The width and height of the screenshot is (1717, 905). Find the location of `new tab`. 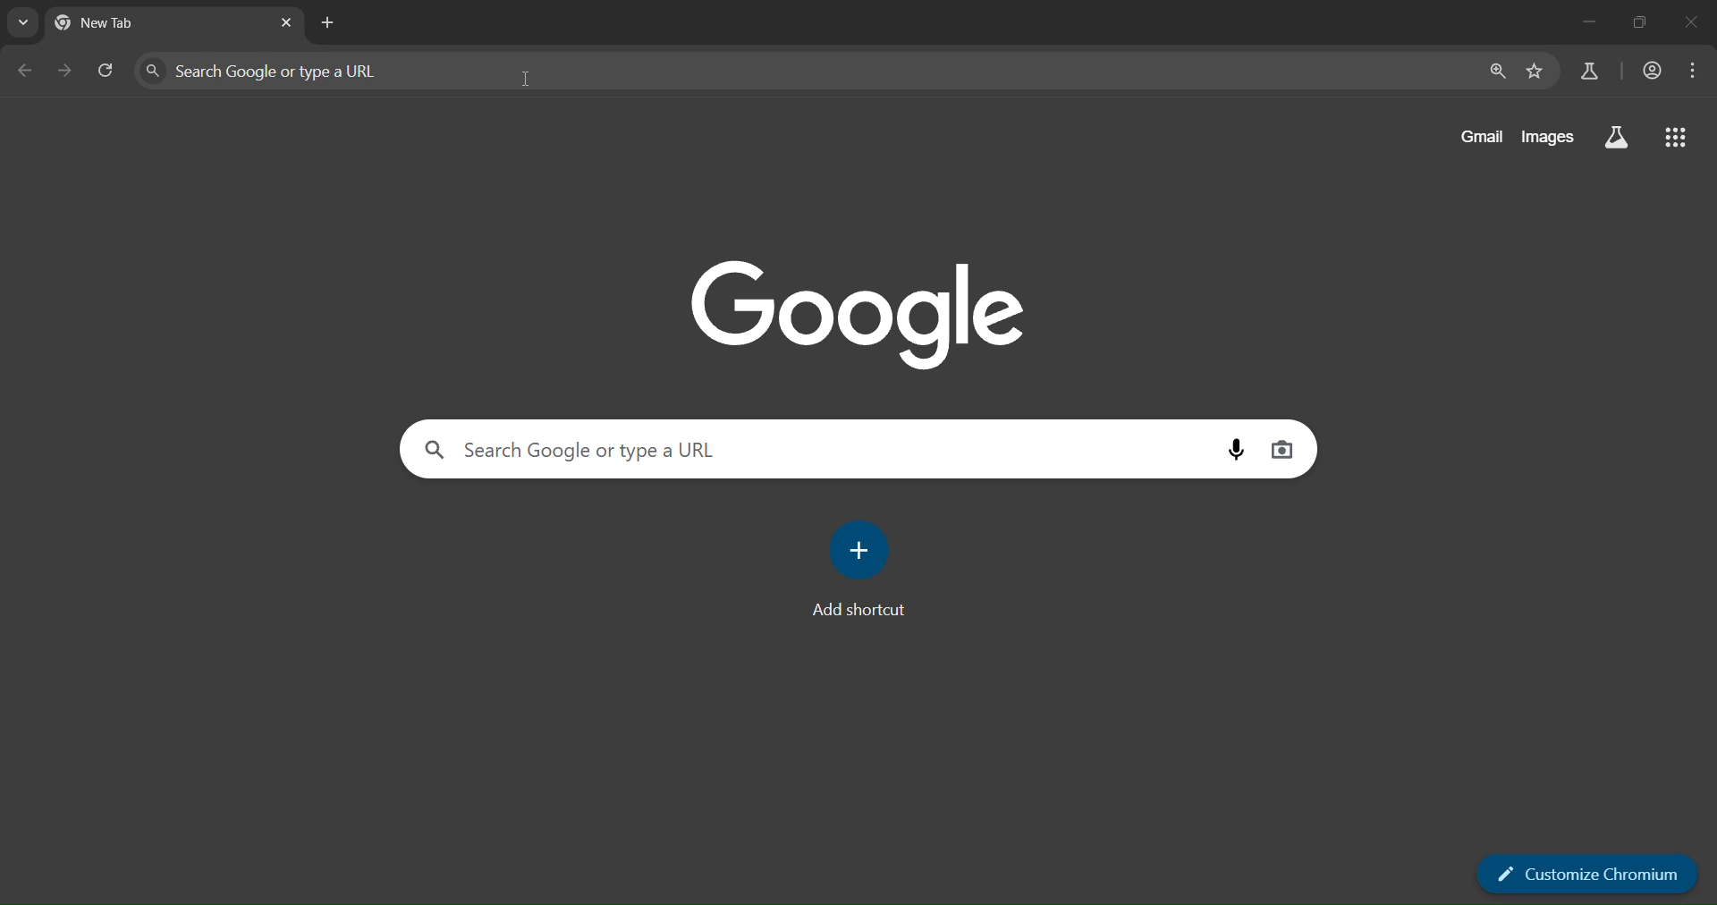

new tab is located at coordinates (332, 22).